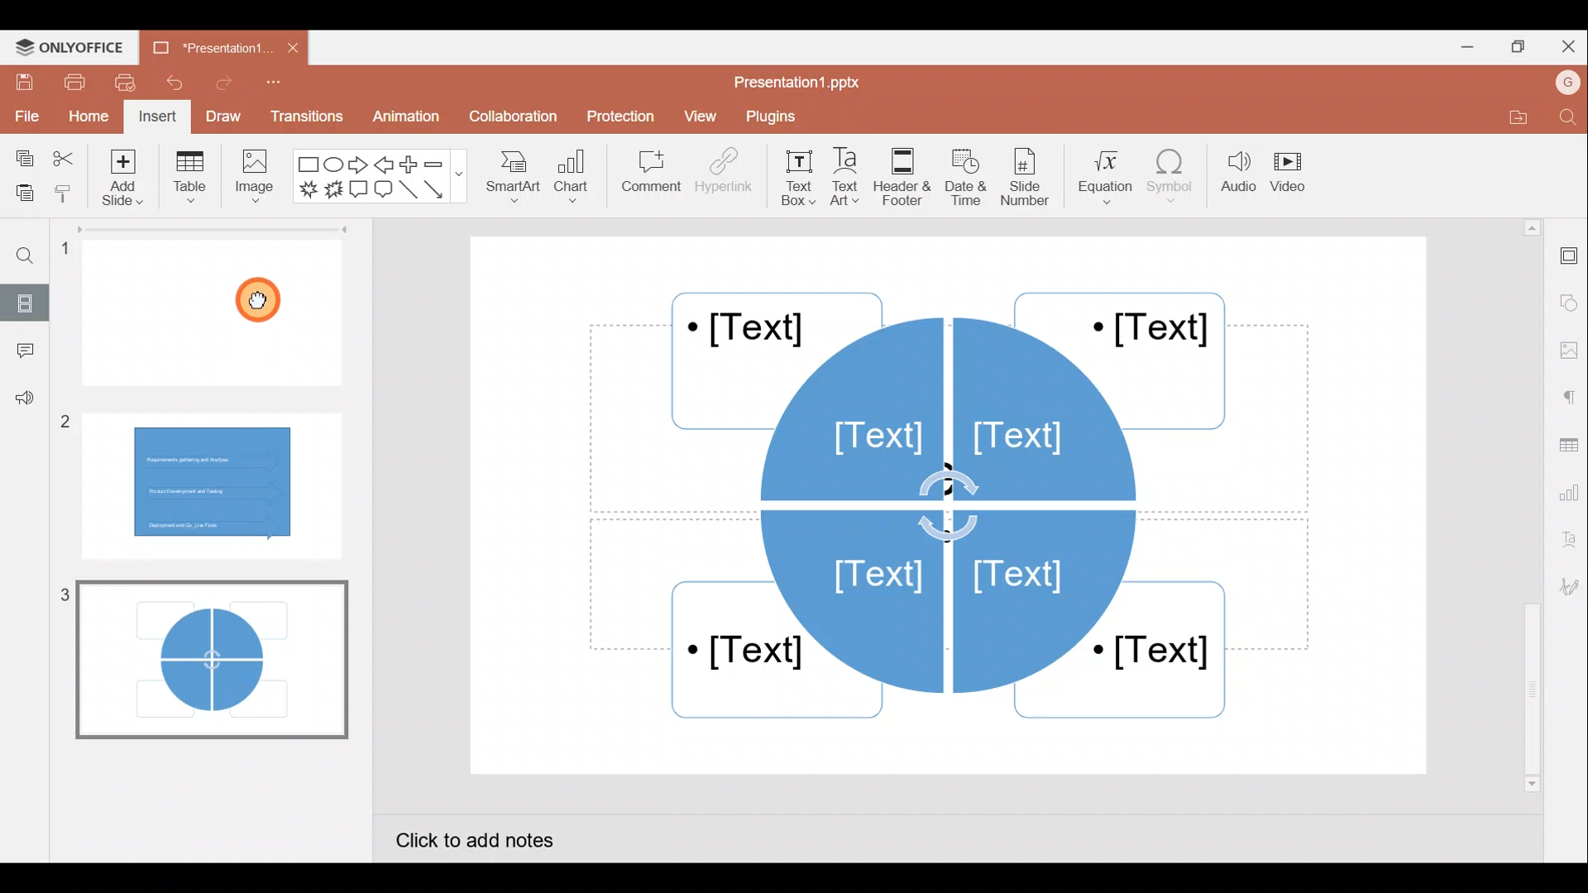 This screenshot has height=893, width=1588. Describe the element at coordinates (272, 86) in the screenshot. I see `Customize quick access toolbar` at that location.